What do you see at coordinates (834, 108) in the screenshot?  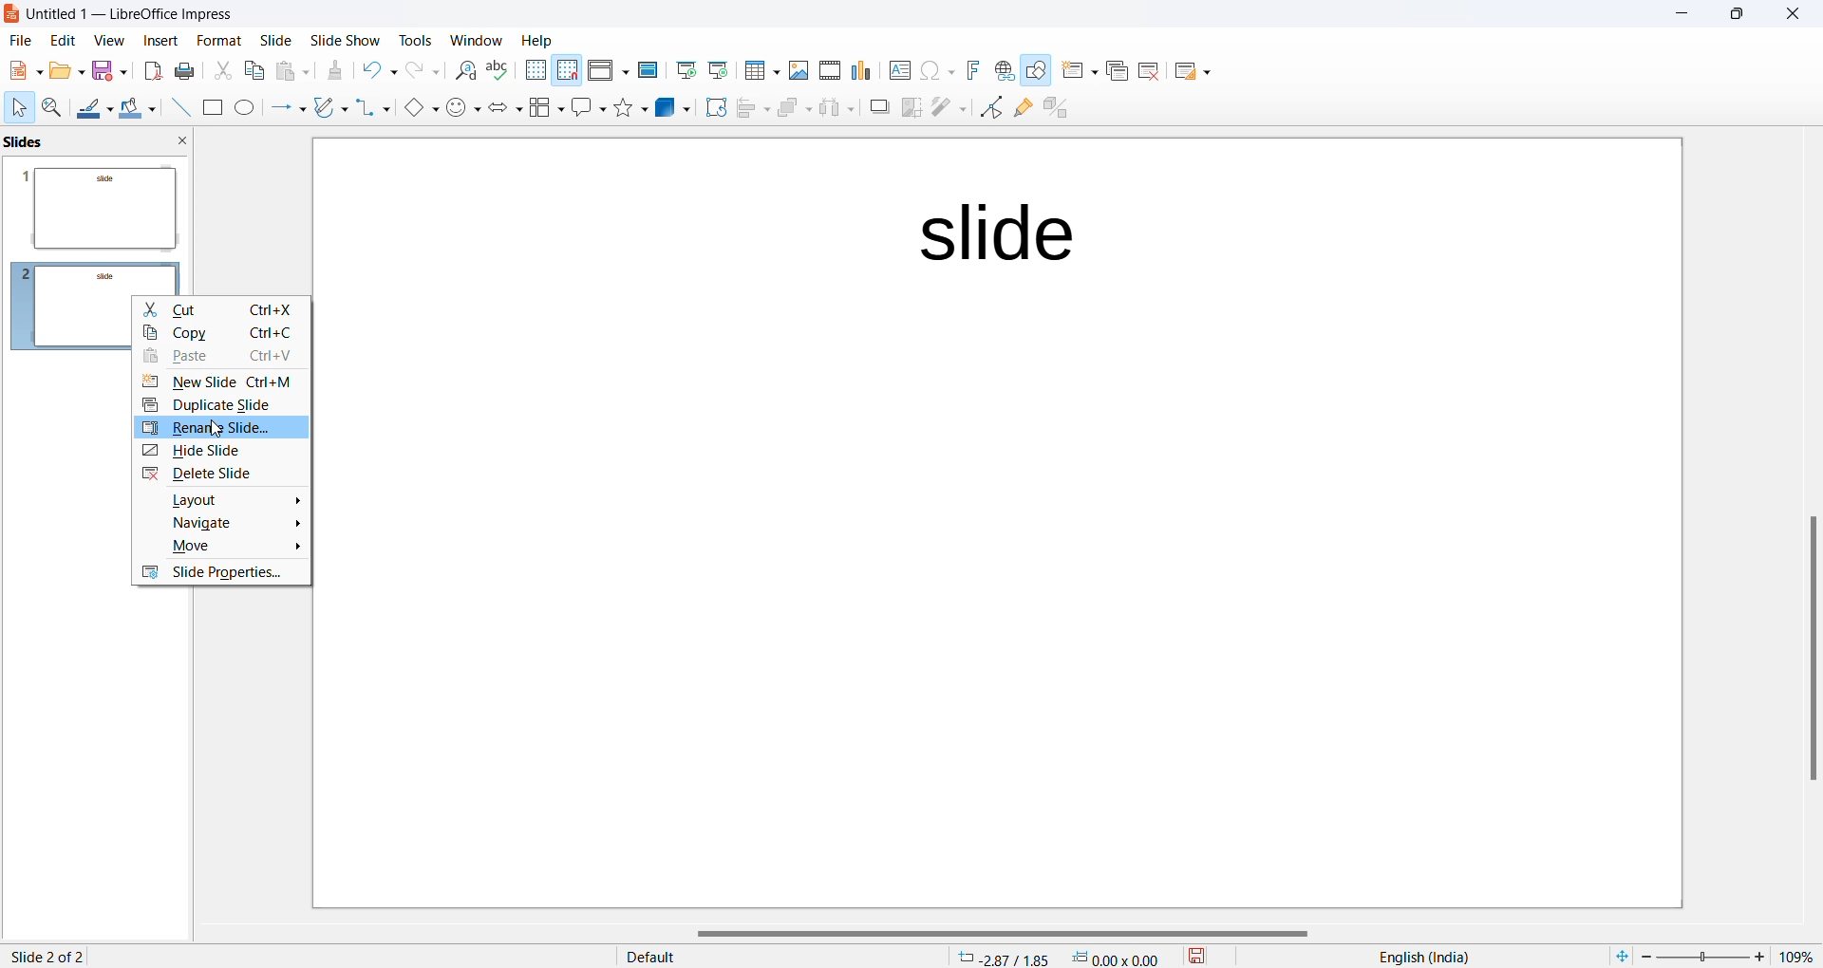 I see `Object distribution` at bounding box center [834, 108].